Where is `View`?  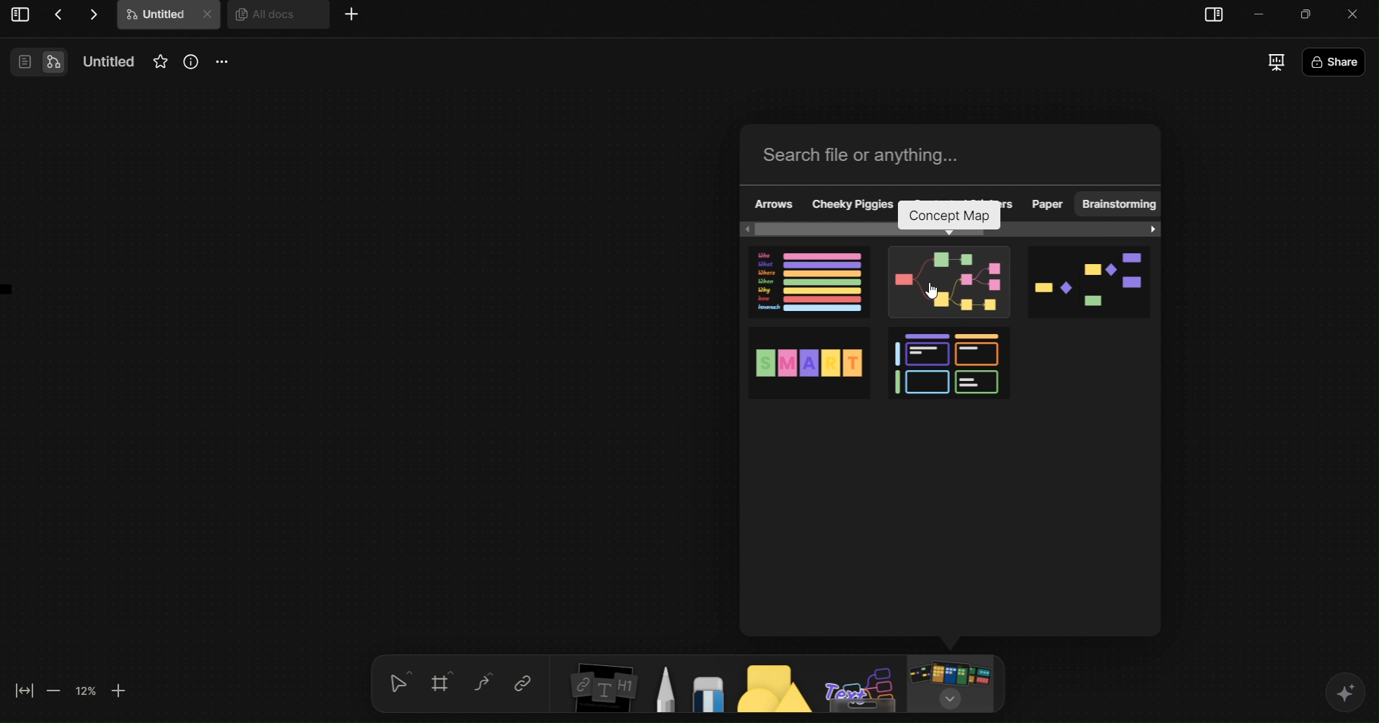
View is located at coordinates (36, 61).